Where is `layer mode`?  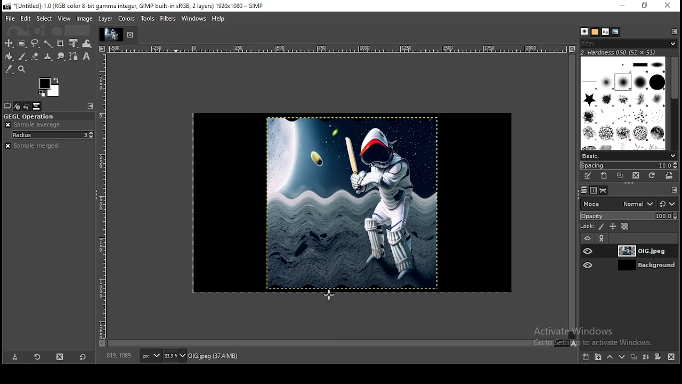 layer mode is located at coordinates (618, 204).